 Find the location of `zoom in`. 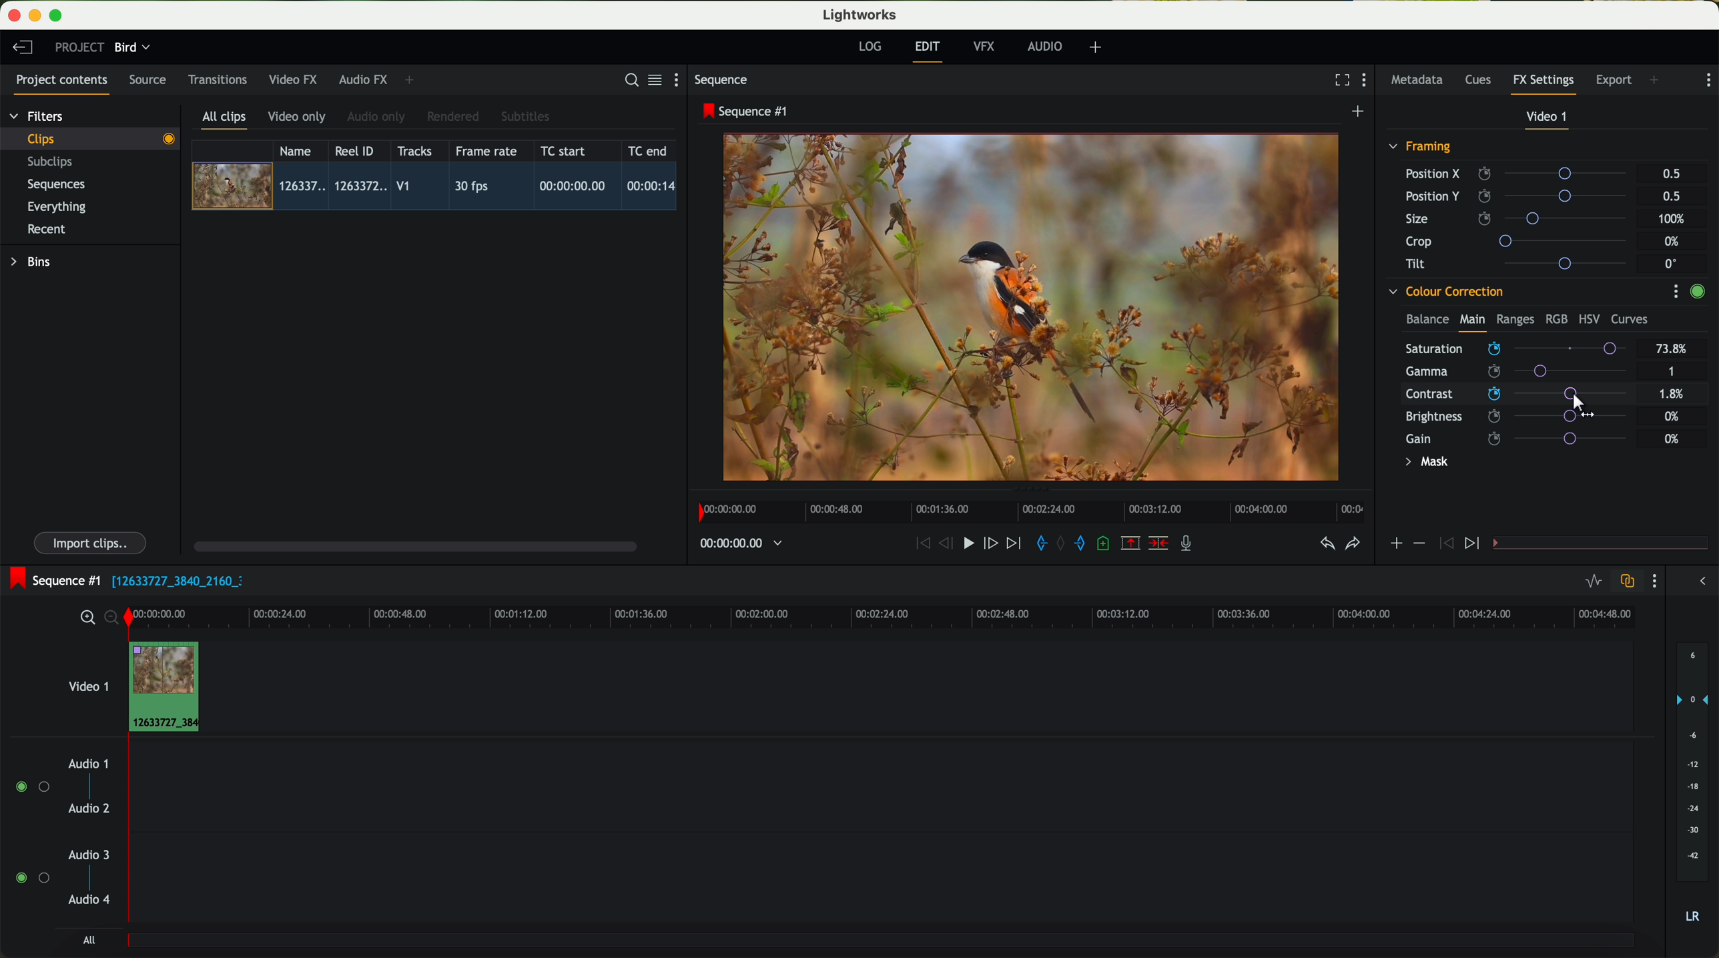

zoom in is located at coordinates (85, 618).